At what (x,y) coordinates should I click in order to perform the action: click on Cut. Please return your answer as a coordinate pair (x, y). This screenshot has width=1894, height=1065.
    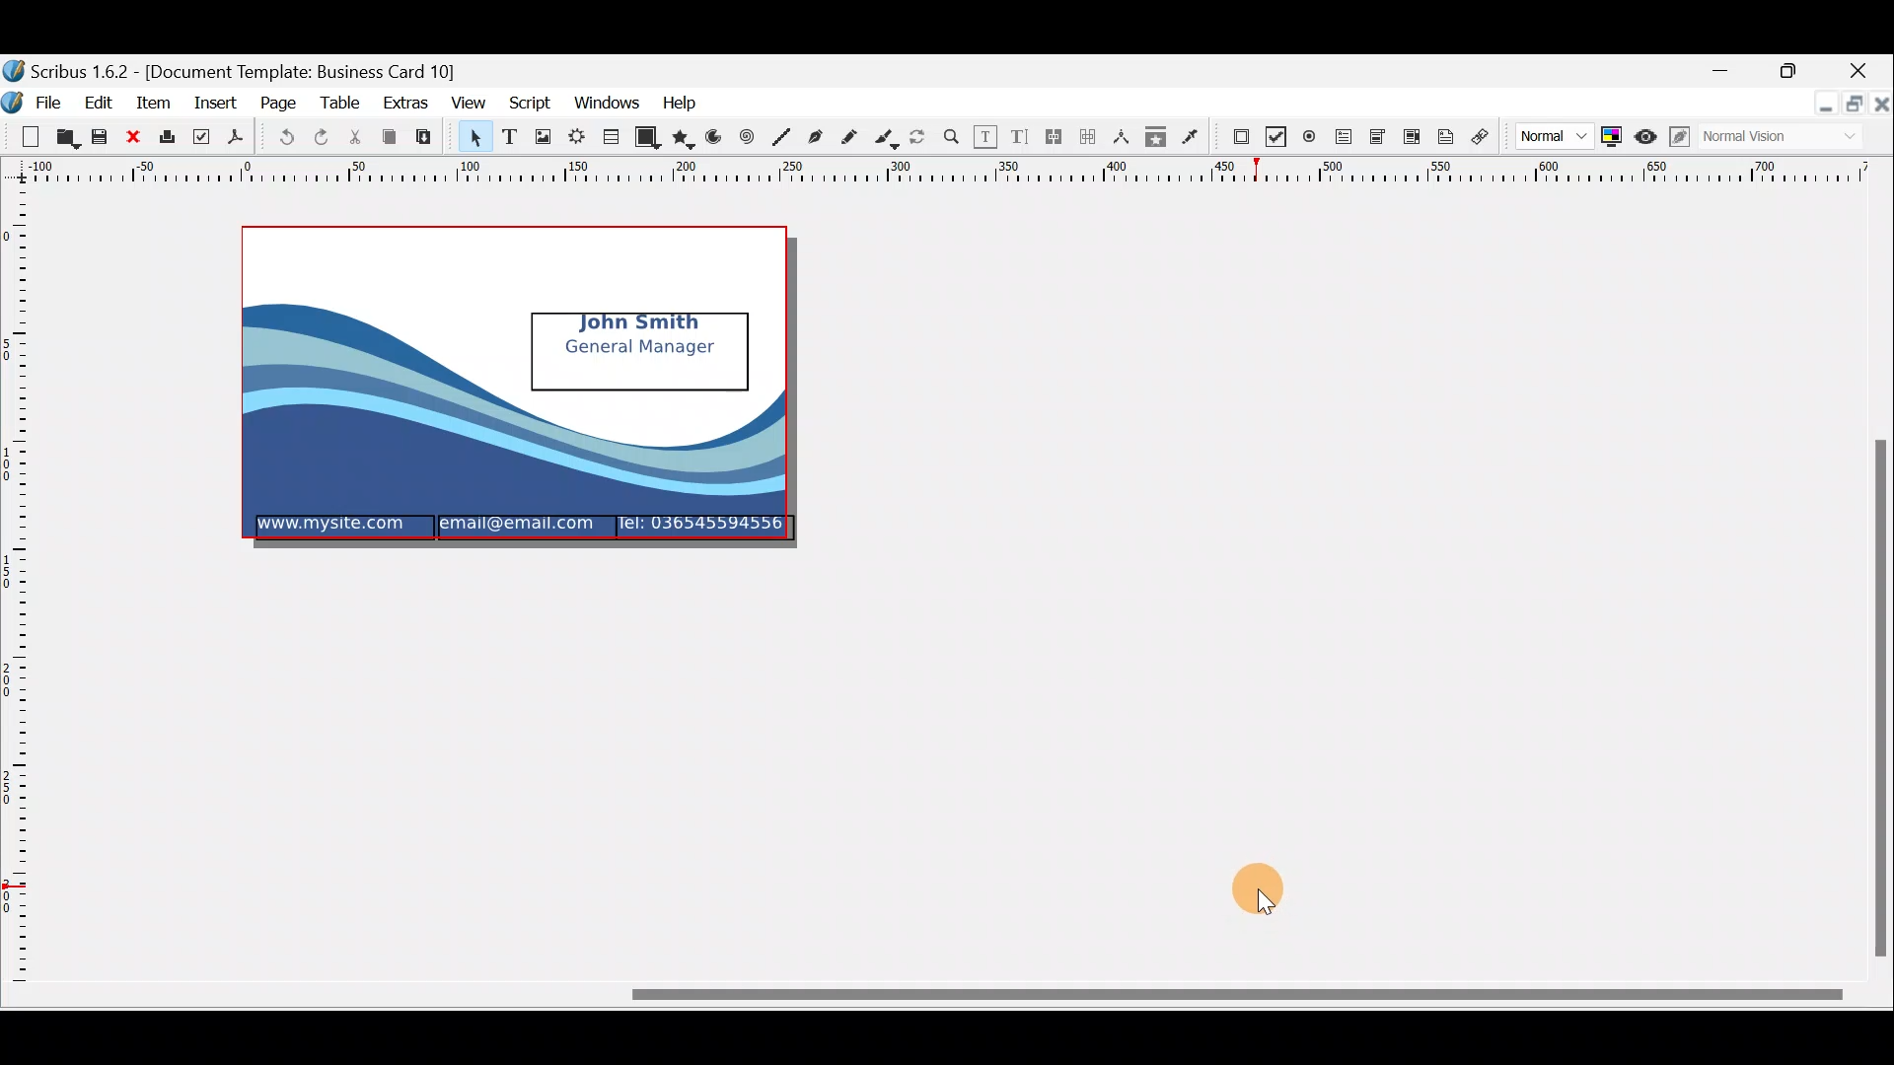
    Looking at the image, I should click on (356, 138).